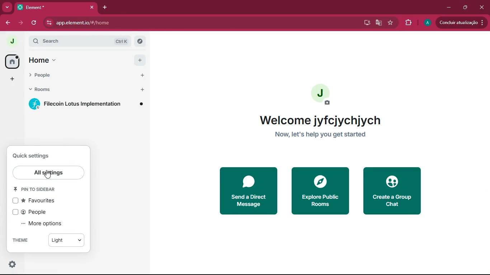 Image resolution: width=490 pixels, height=275 pixels. Describe the element at coordinates (140, 60) in the screenshot. I see `add` at that location.